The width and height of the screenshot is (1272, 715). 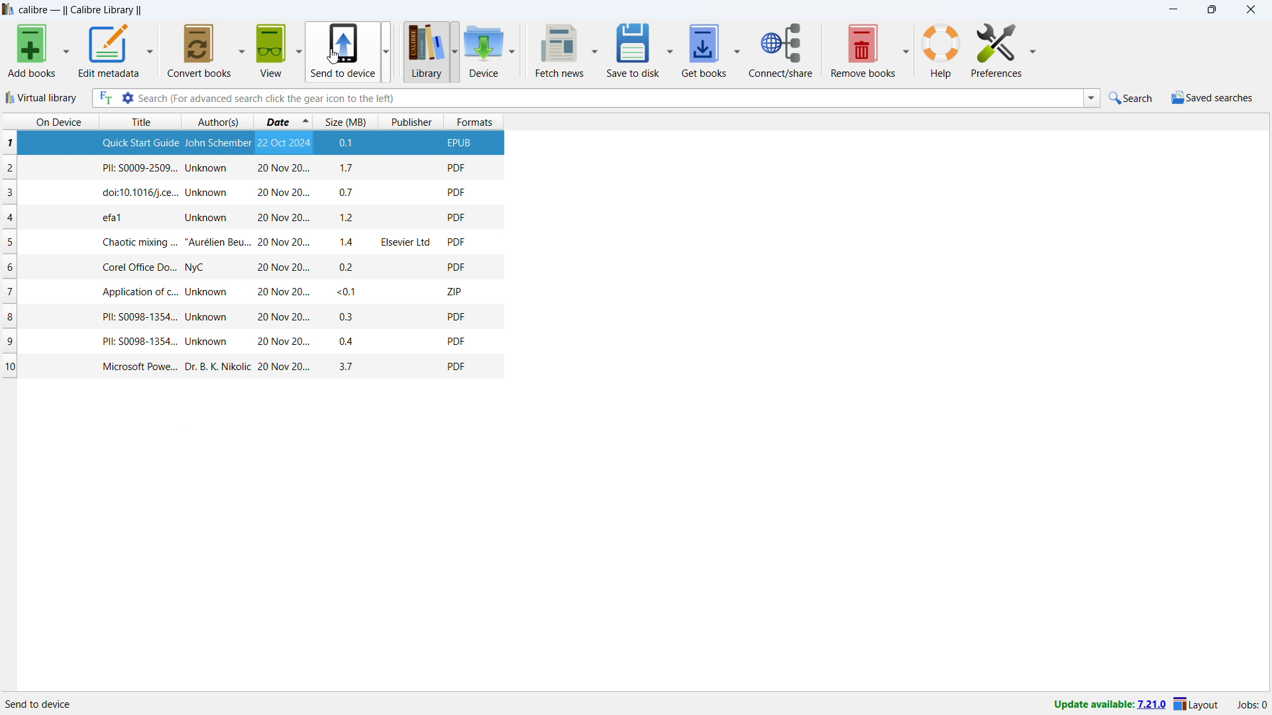 I want to click on search history, so click(x=1091, y=97).